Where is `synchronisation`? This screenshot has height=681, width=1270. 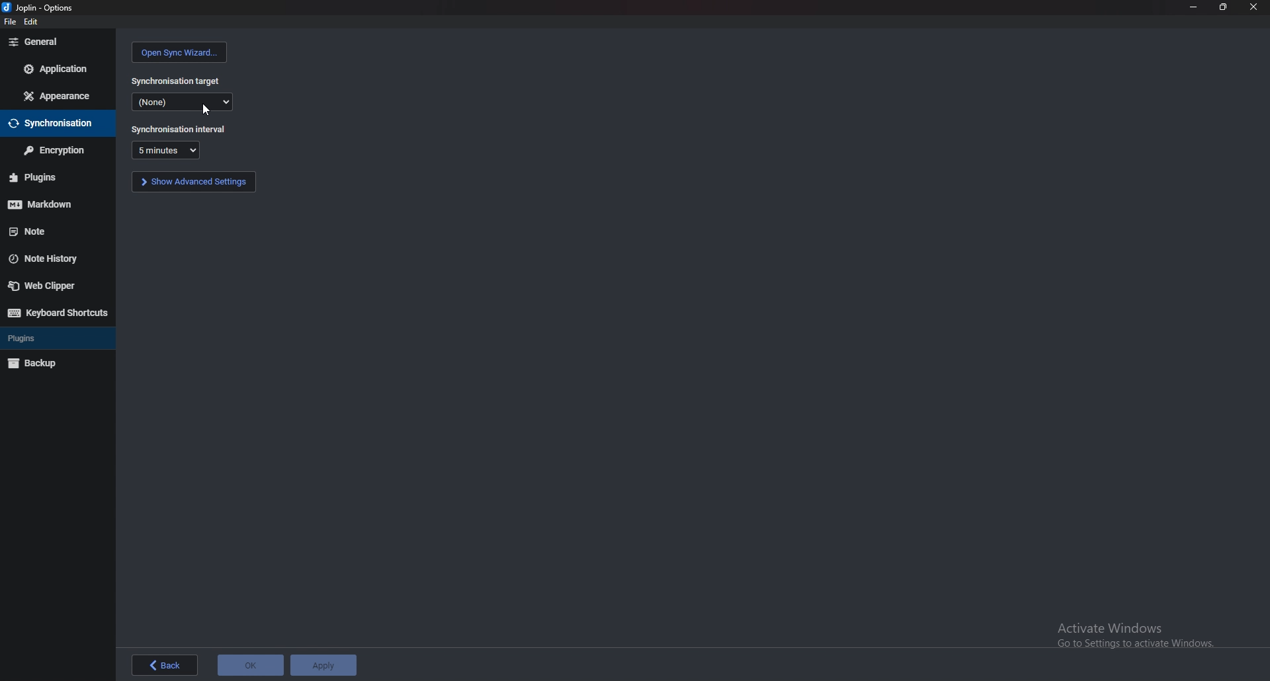 synchronisation is located at coordinates (52, 122).